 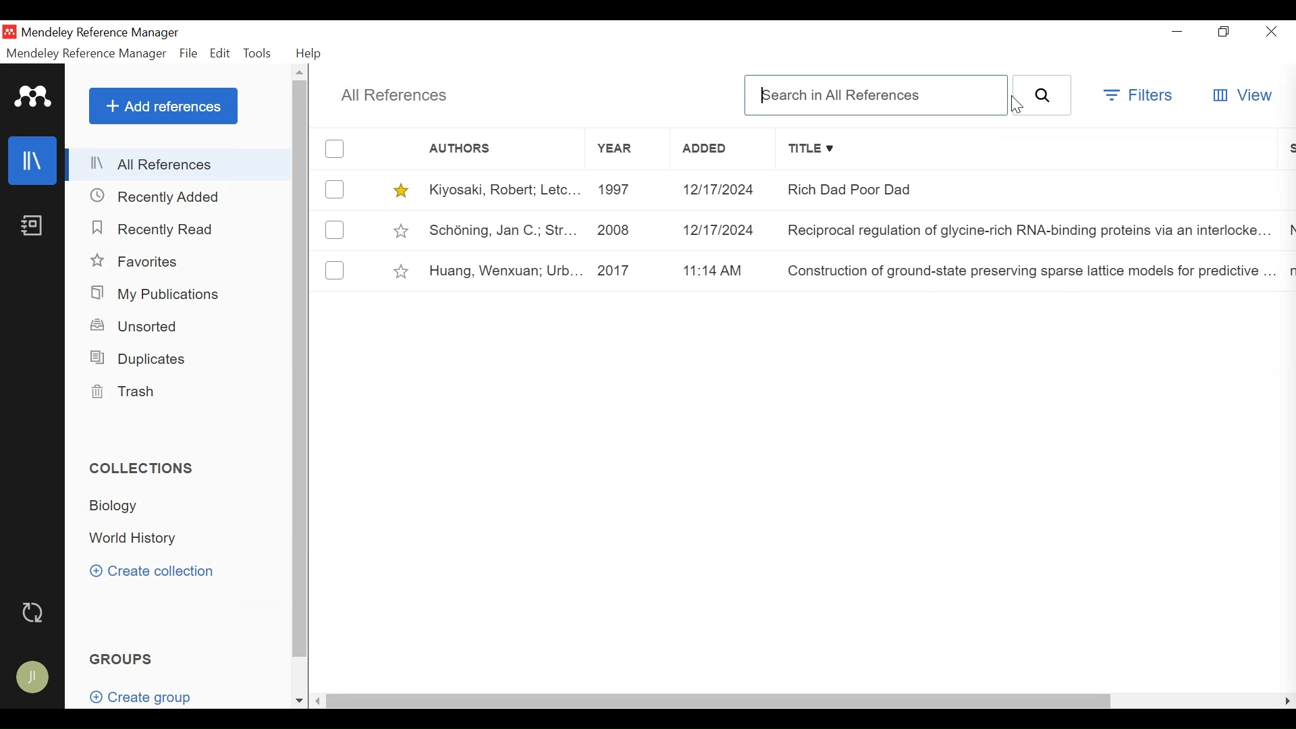 I want to click on Tools, so click(x=258, y=53).